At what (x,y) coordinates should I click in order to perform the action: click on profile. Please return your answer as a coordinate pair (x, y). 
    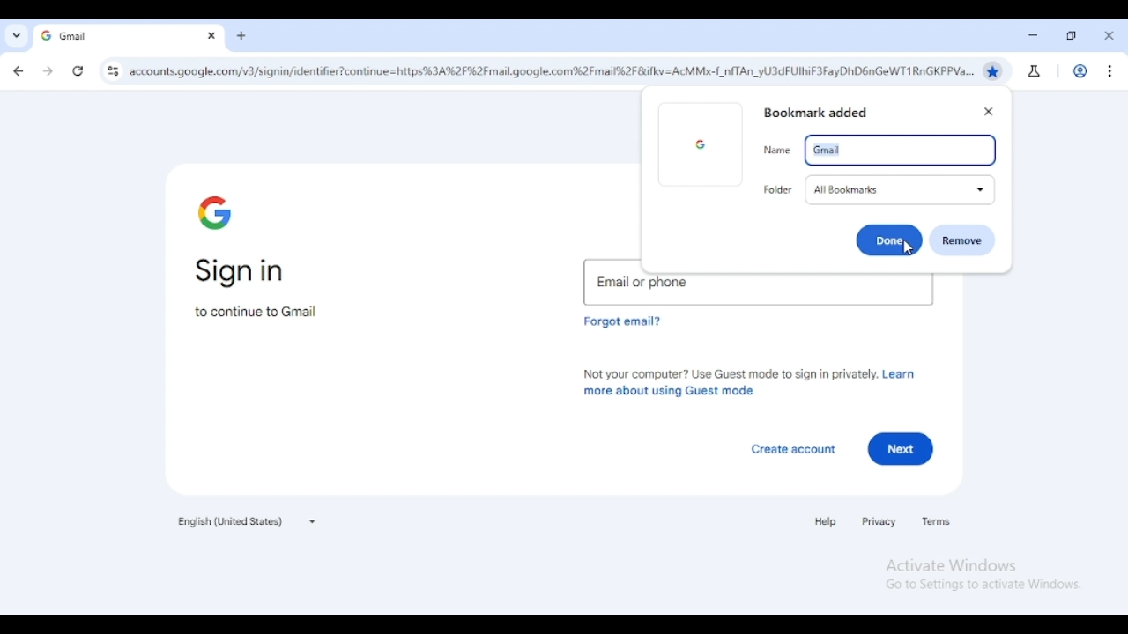
    Looking at the image, I should click on (1080, 71).